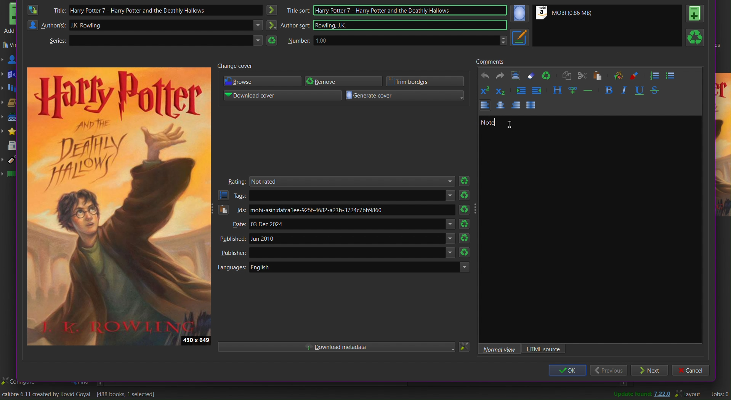  What do you see at coordinates (499, 106) in the screenshot?
I see `Centre Align` at bounding box center [499, 106].